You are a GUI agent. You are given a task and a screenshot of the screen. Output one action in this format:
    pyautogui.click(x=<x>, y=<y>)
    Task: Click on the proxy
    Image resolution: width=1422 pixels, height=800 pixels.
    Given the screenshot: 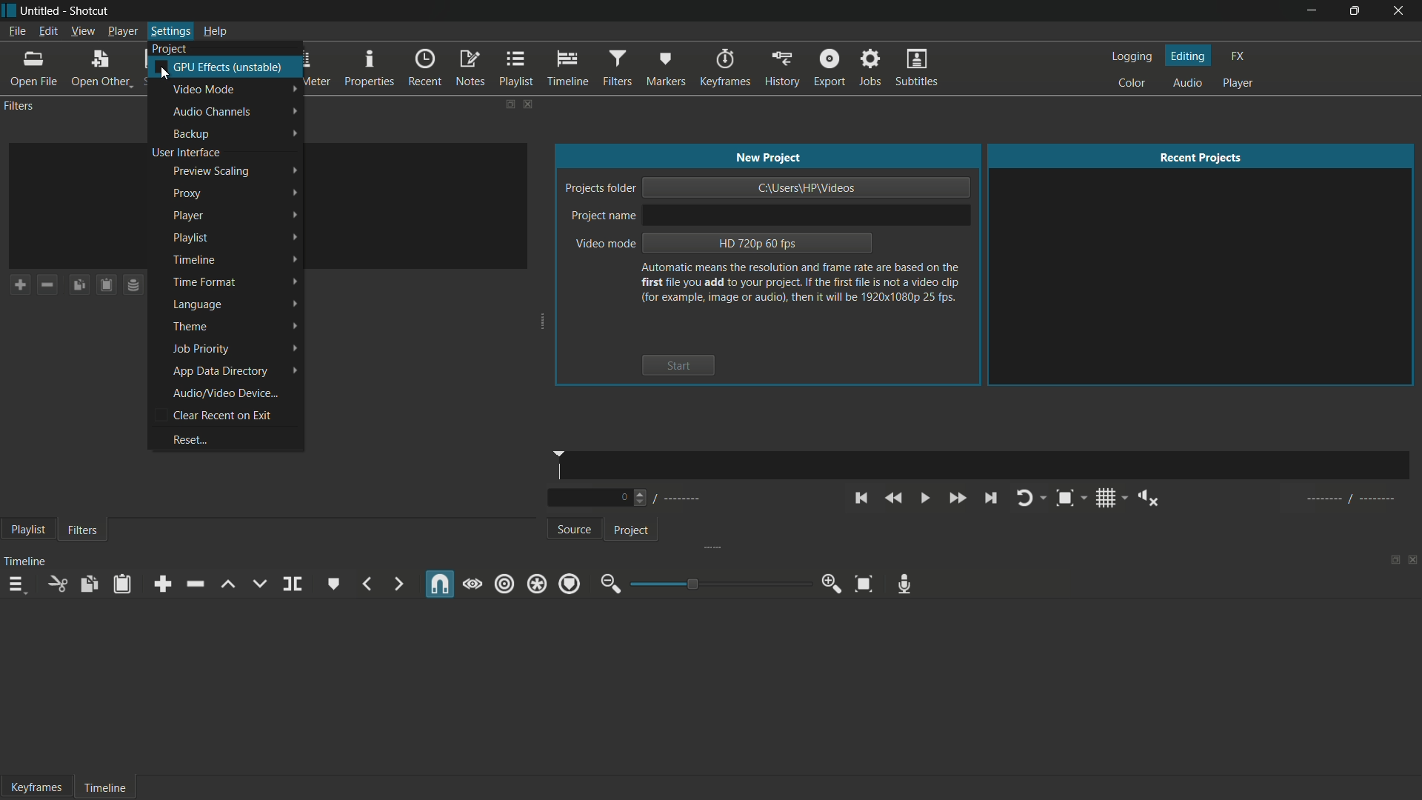 What is the action you would take?
    pyautogui.click(x=186, y=193)
    